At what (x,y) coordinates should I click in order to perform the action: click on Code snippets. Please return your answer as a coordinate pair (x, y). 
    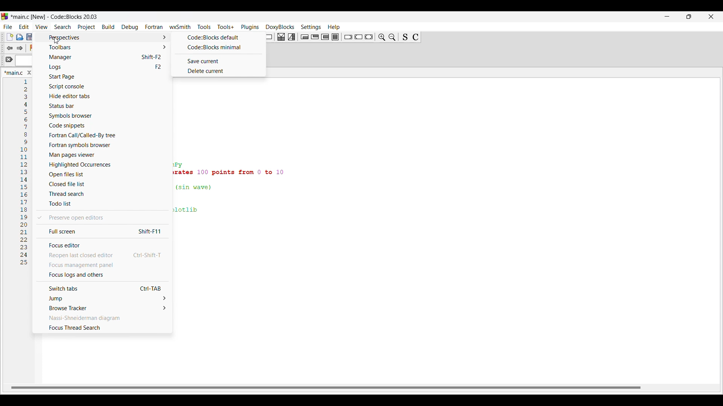
    Looking at the image, I should click on (104, 126).